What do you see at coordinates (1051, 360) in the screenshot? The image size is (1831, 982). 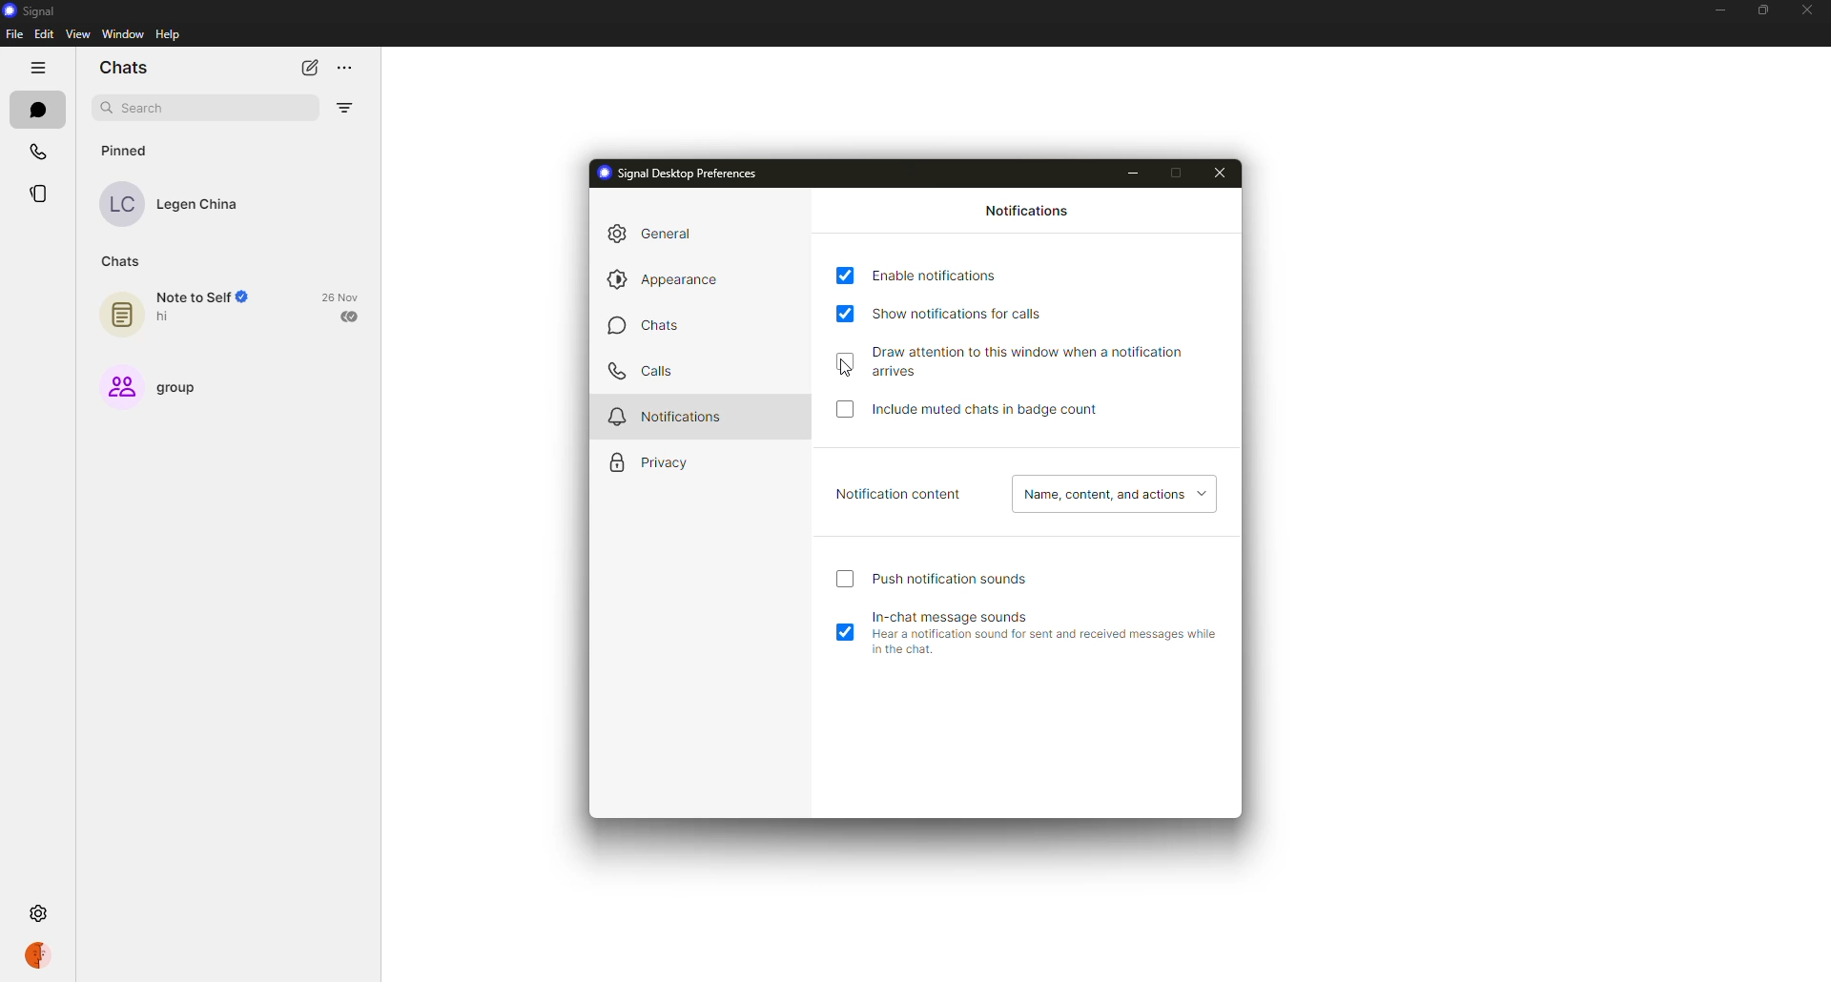 I see `draw attention to this window when notification arrives` at bounding box center [1051, 360].